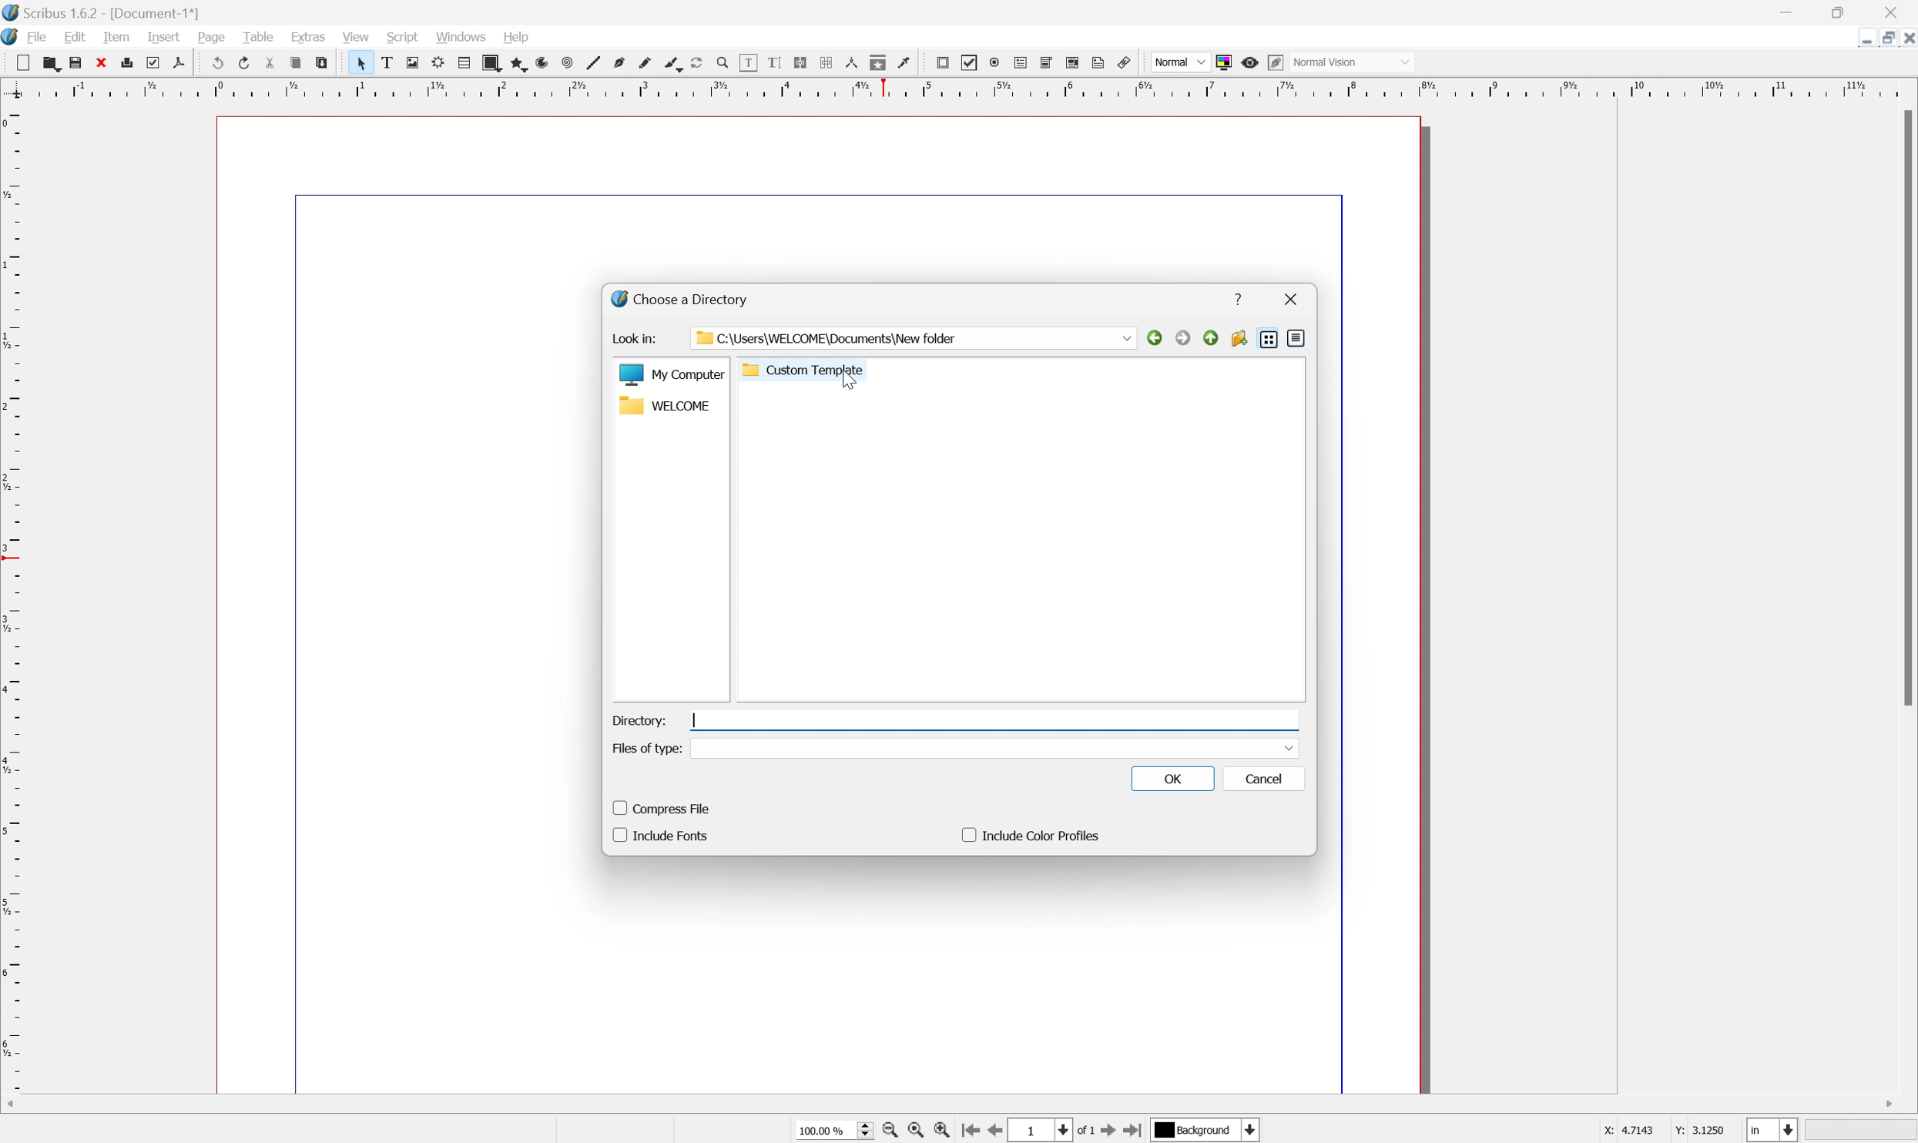 This screenshot has width=1918, height=1143. What do you see at coordinates (49, 60) in the screenshot?
I see `copy` at bounding box center [49, 60].